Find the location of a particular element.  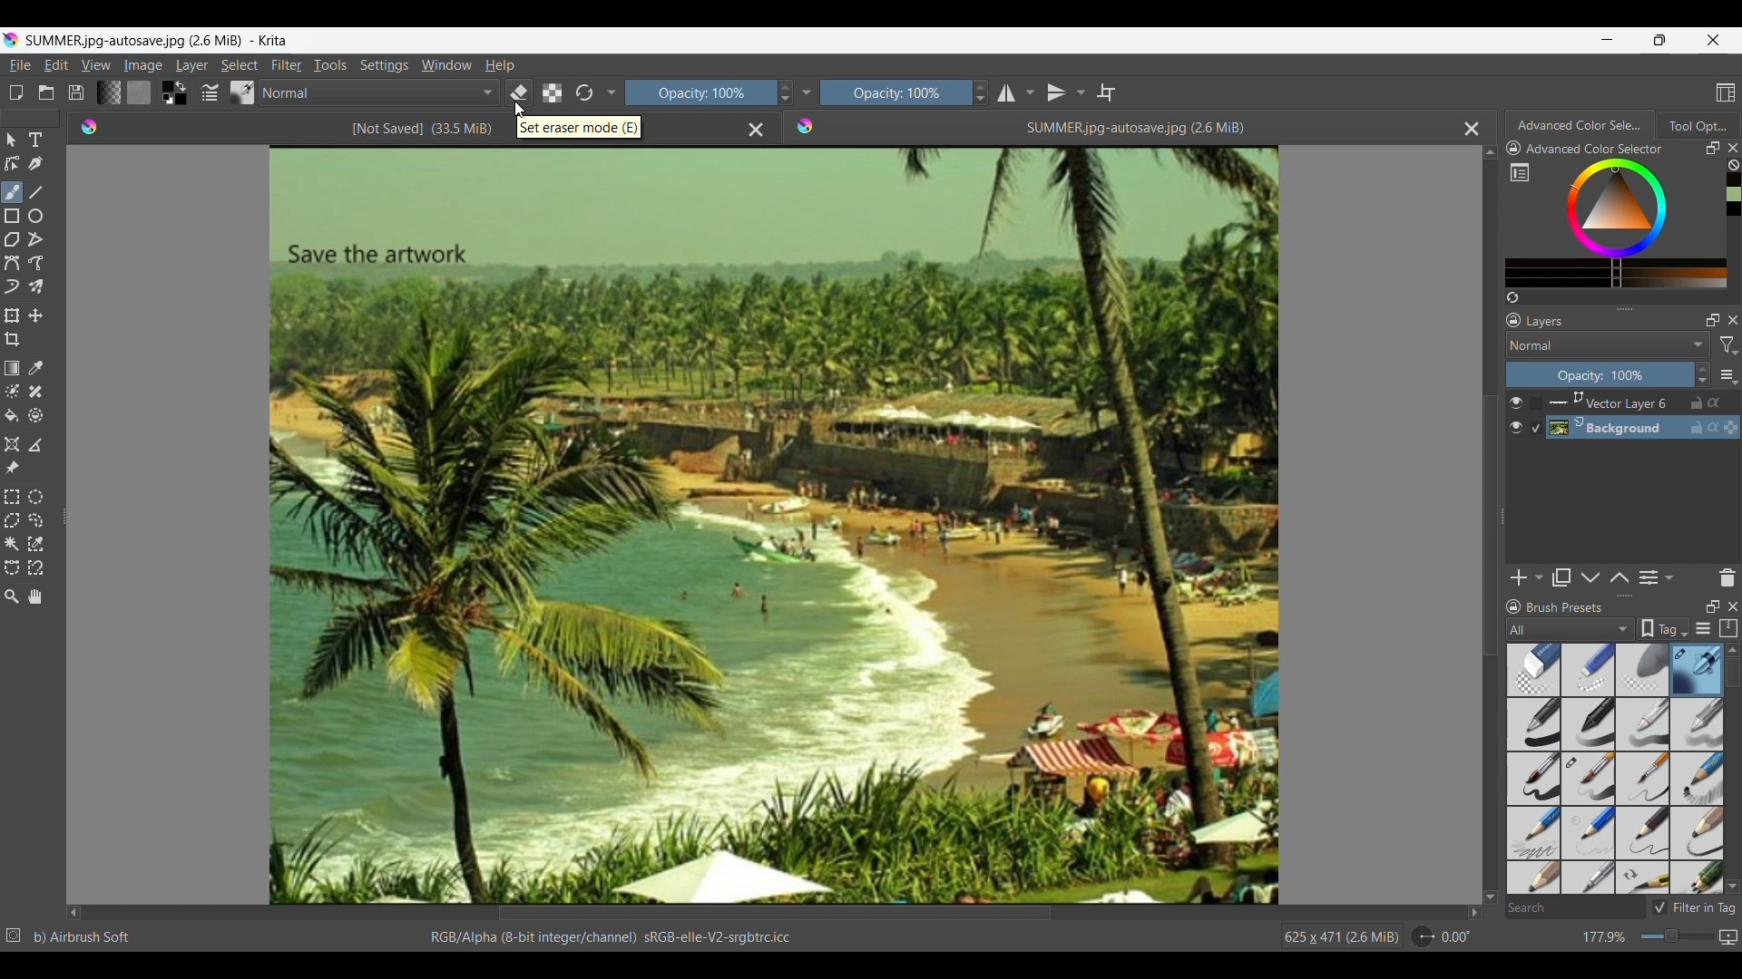

File is located at coordinates (19, 65).